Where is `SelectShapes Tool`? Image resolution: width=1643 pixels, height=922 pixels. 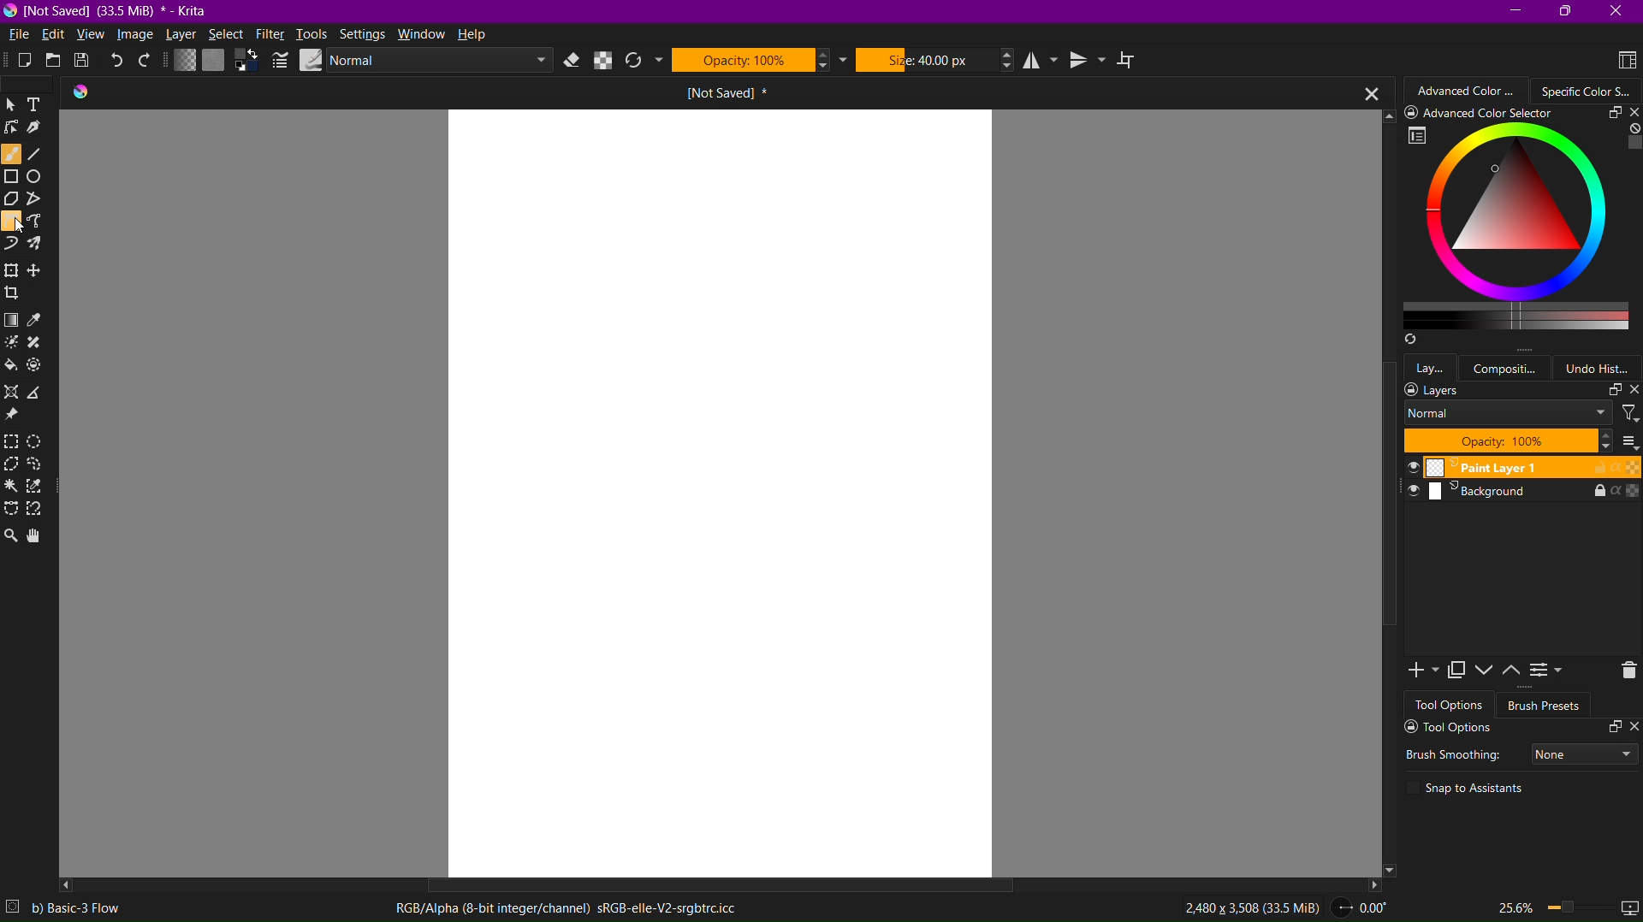 SelectShapes Tool is located at coordinates (12, 105).